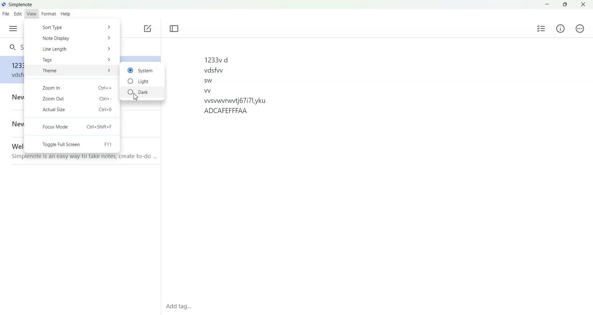 This screenshot has width=593, height=315. I want to click on Action, so click(580, 28).